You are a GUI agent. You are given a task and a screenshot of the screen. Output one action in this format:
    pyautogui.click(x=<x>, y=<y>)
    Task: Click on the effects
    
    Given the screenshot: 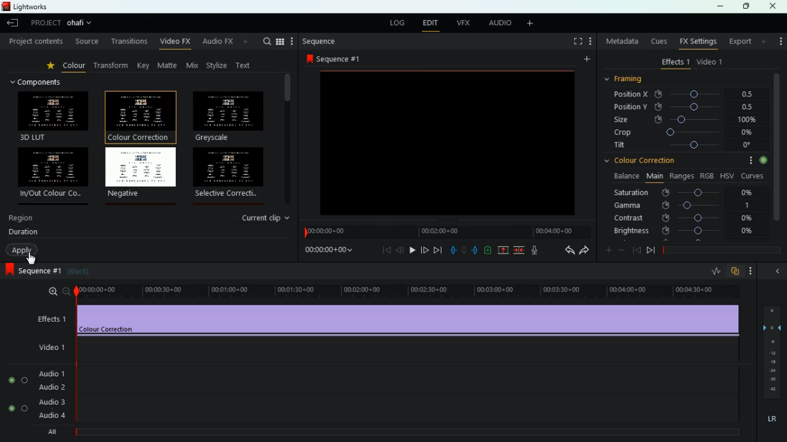 What is the action you would take?
    pyautogui.click(x=676, y=62)
    